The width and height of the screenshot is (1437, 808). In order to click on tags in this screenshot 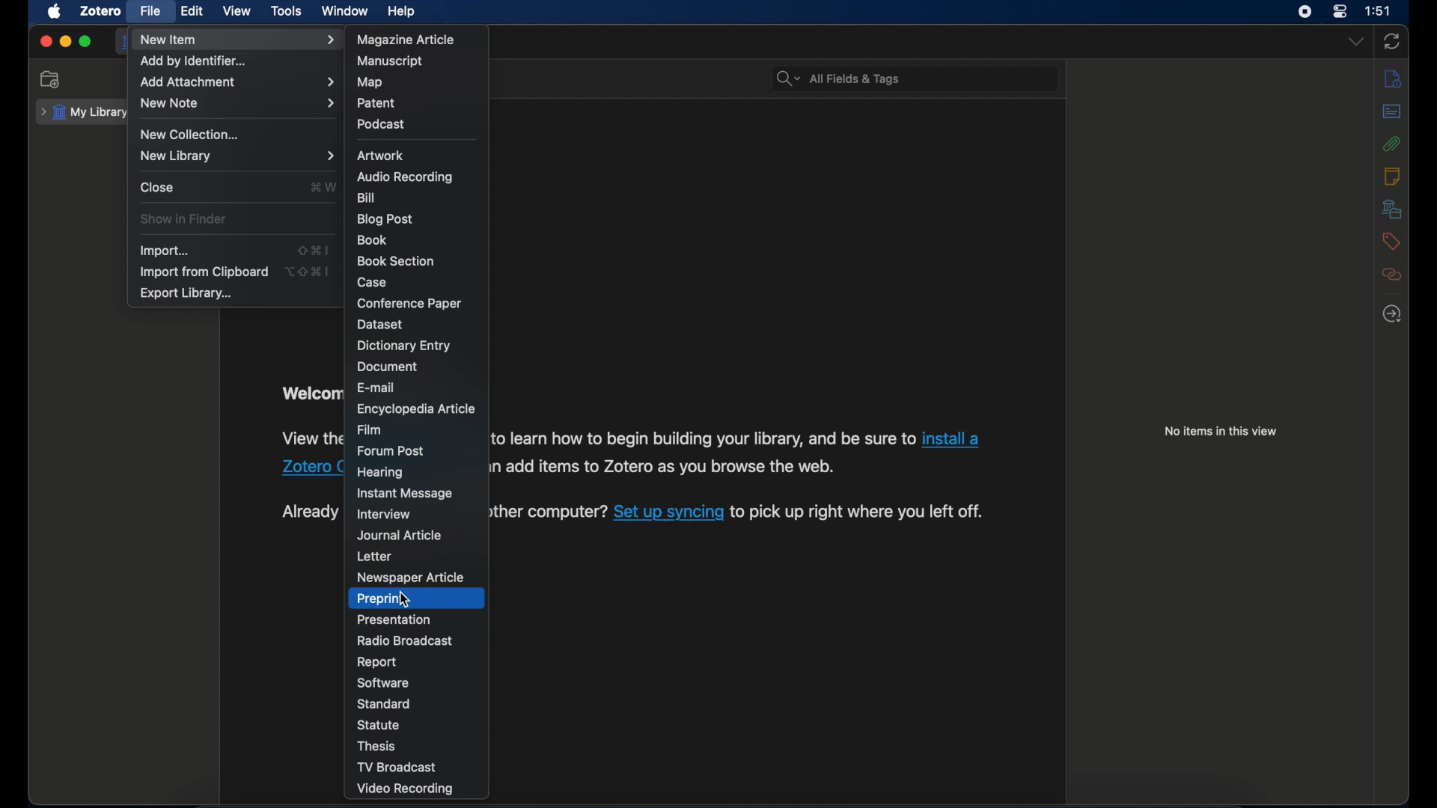, I will do `click(1389, 242)`.